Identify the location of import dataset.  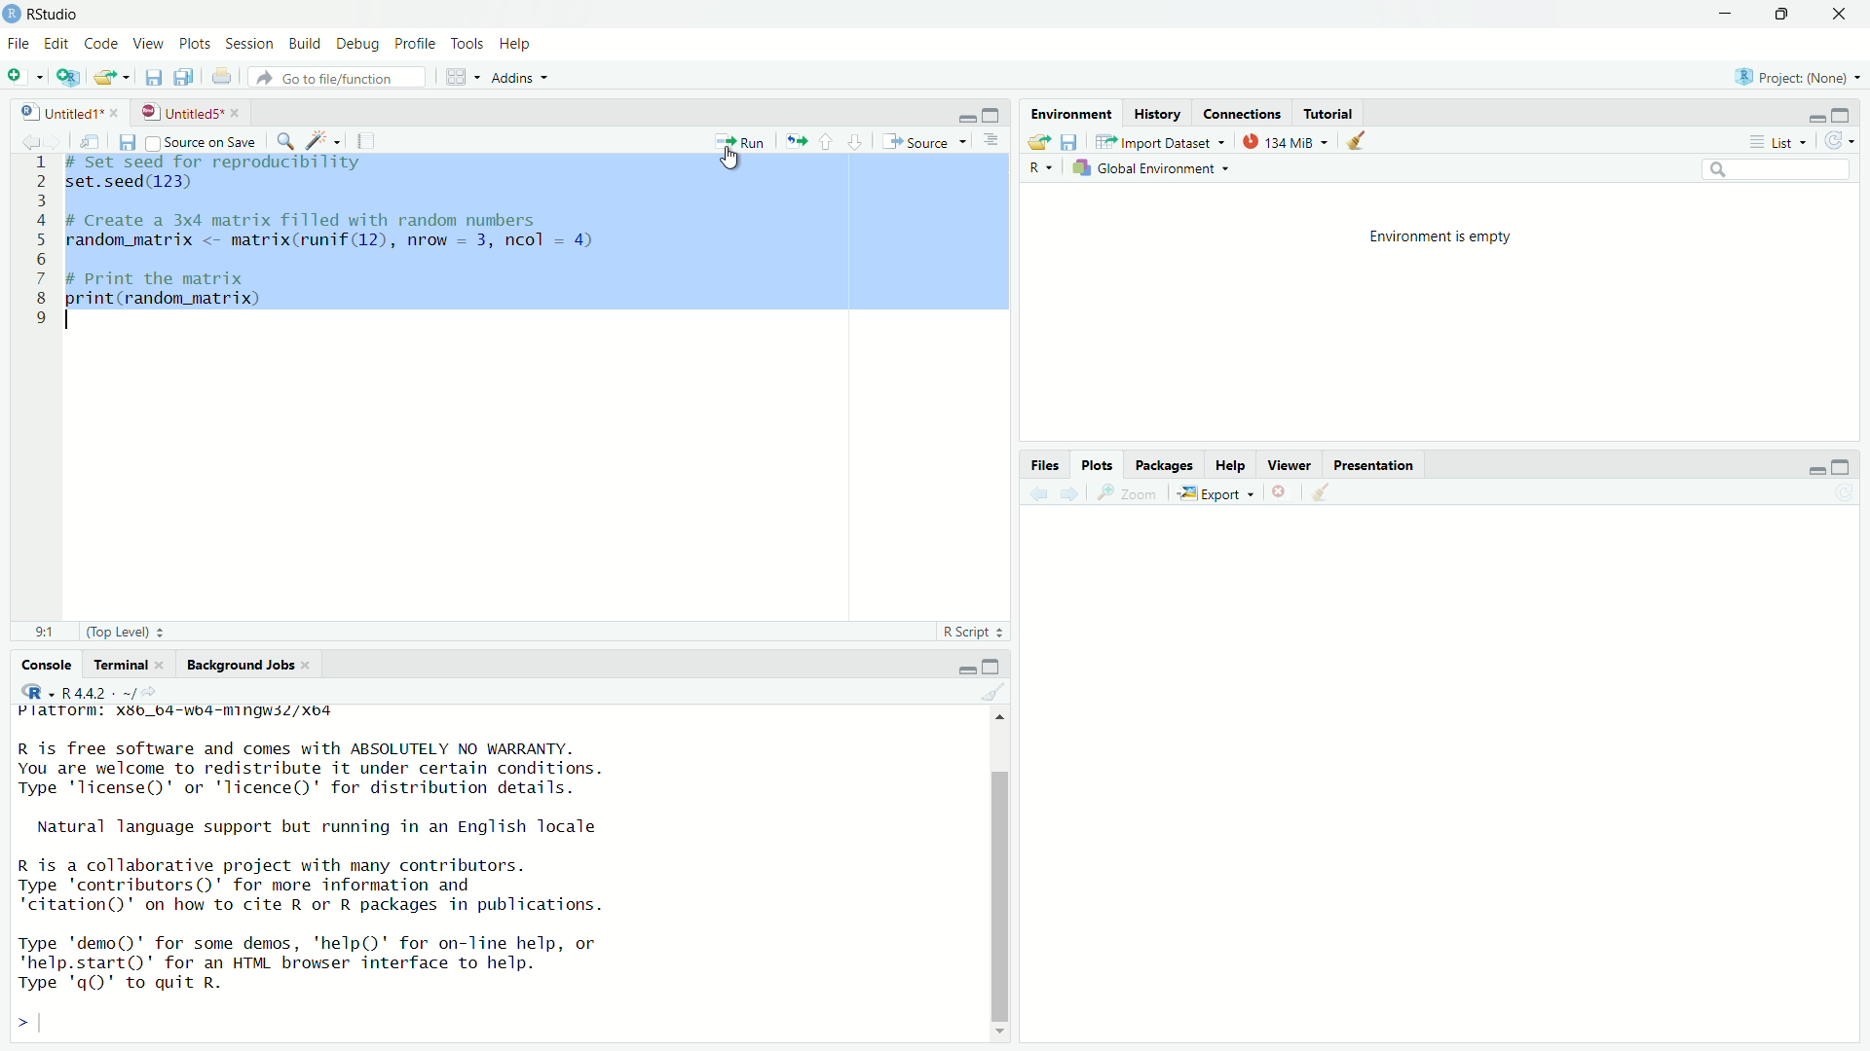
(1155, 143).